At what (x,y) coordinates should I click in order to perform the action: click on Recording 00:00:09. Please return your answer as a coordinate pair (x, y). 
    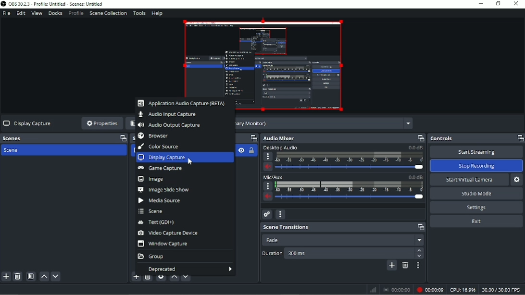
    Looking at the image, I should click on (430, 289).